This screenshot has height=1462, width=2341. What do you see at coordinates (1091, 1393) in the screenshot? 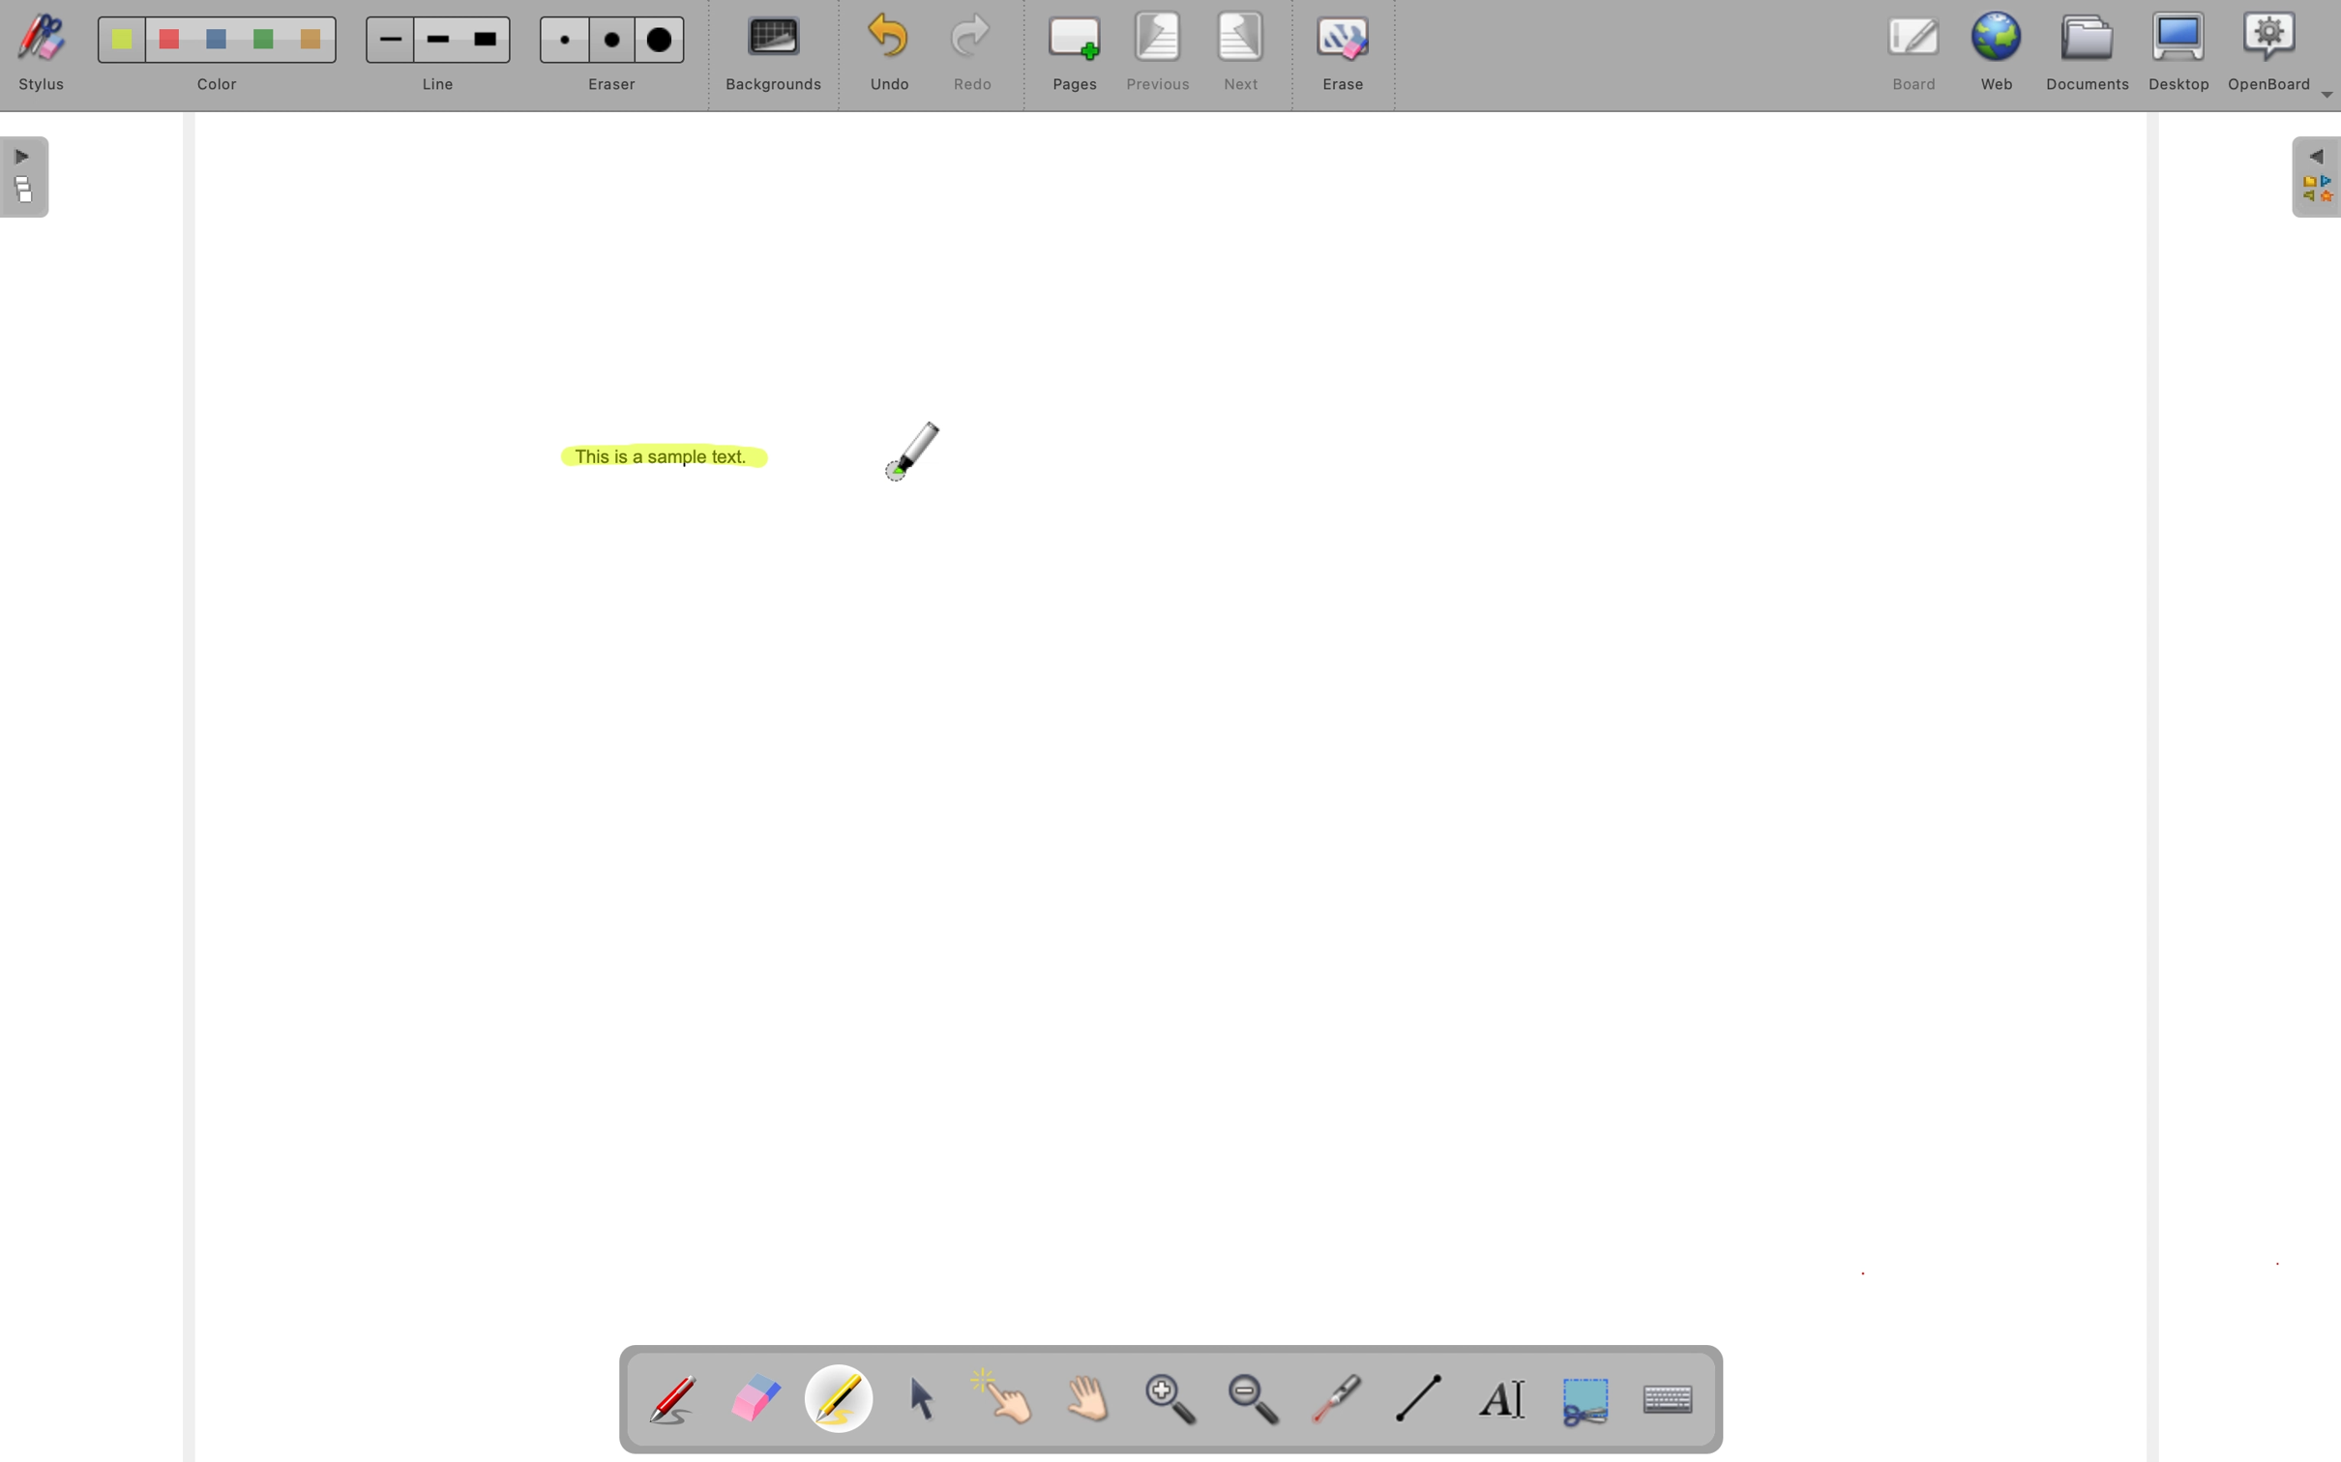
I see `Scroll page` at bounding box center [1091, 1393].